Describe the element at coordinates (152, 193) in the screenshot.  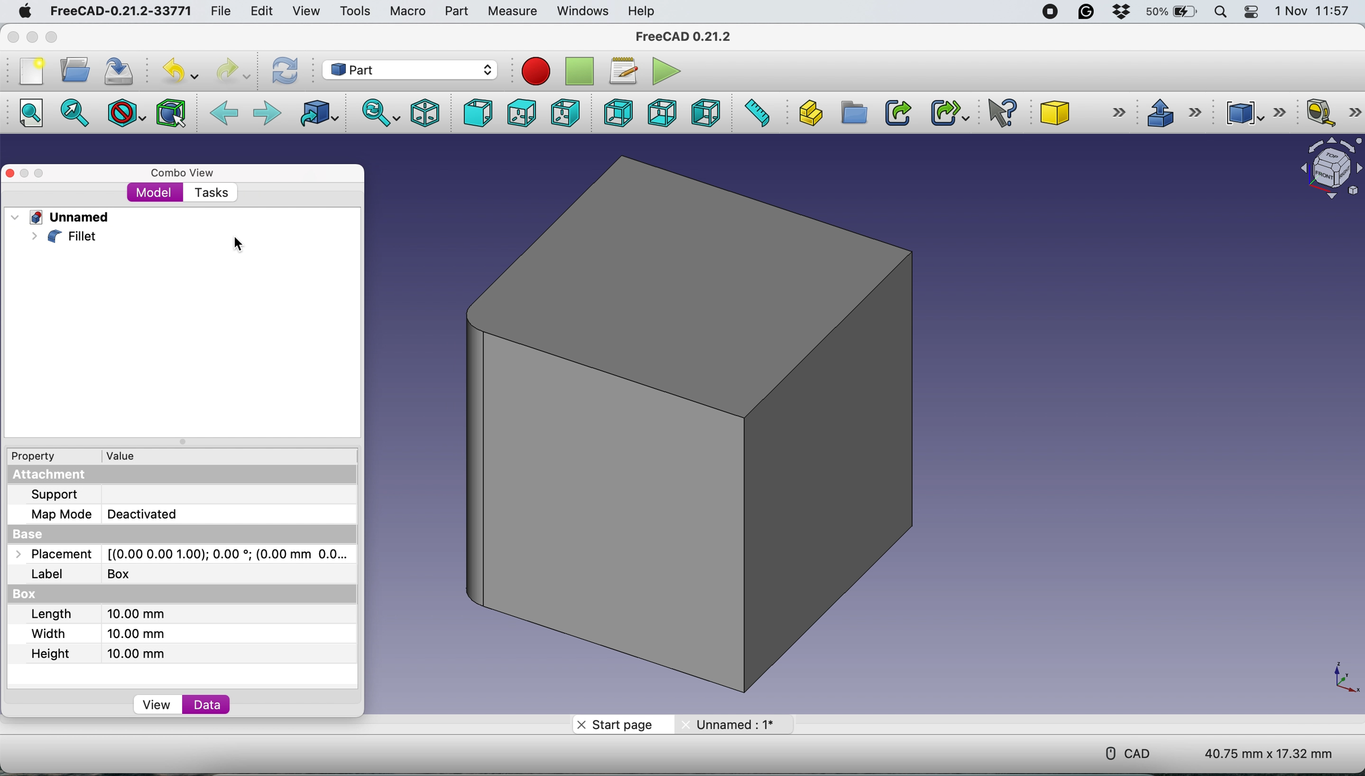
I see `model` at that location.